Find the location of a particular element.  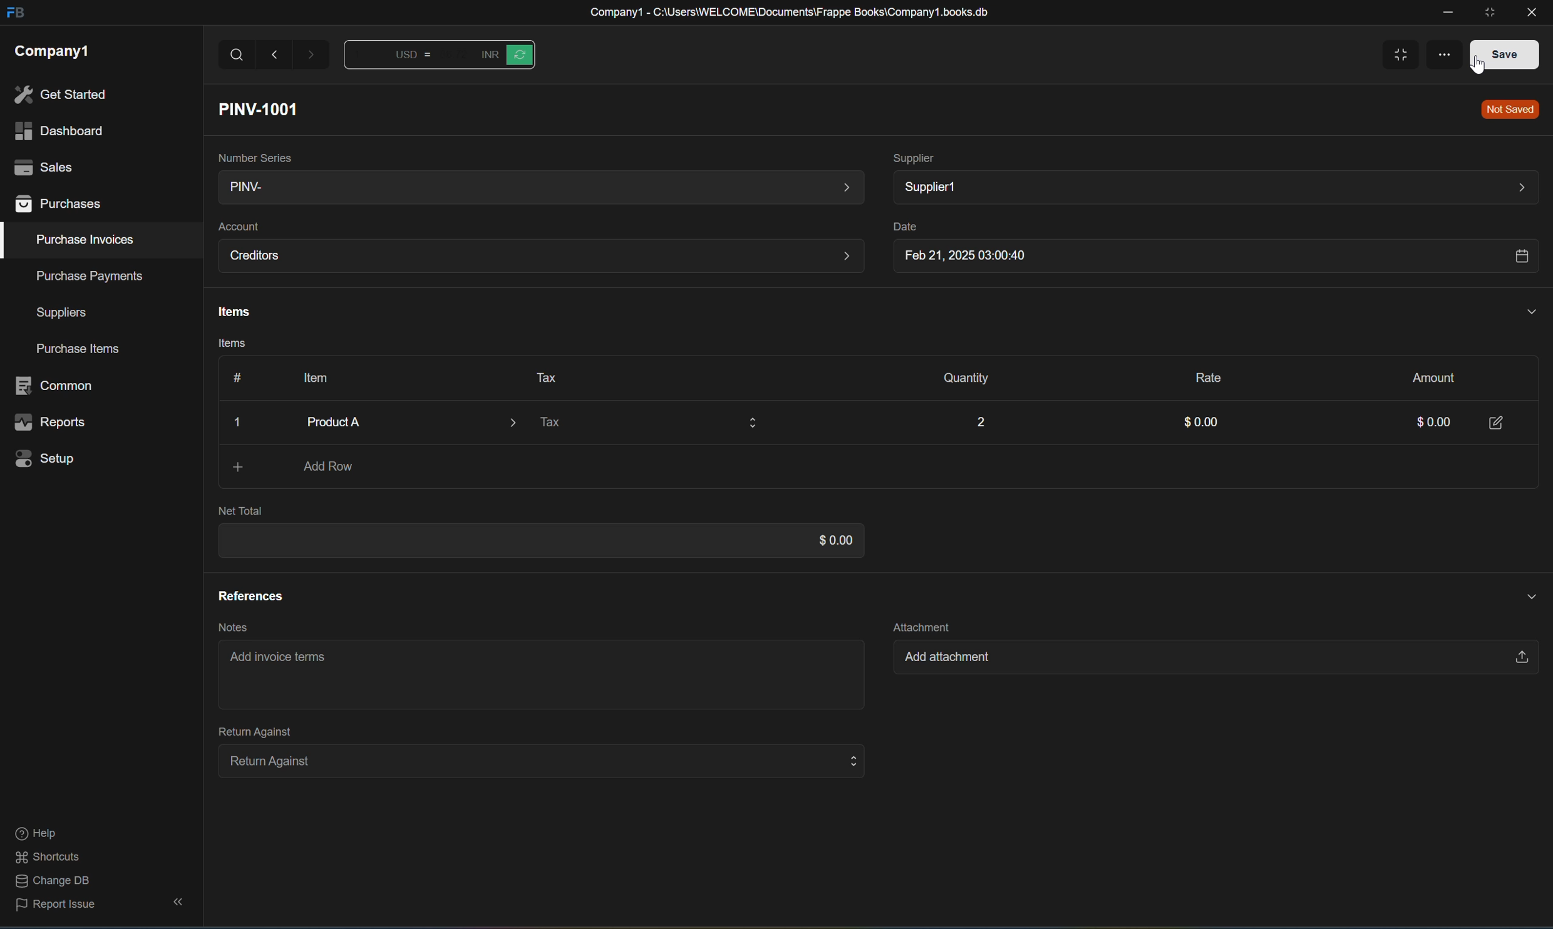

dashboard is located at coordinates (57, 131).